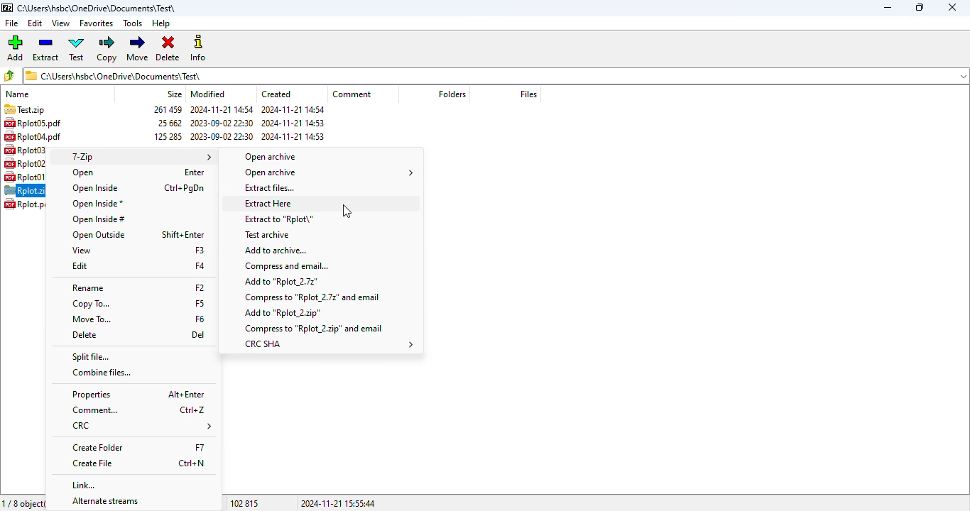 This screenshot has width=970, height=511. Describe the element at coordinates (104, 501) in the screenshot. I see `alternate streams` at that location.